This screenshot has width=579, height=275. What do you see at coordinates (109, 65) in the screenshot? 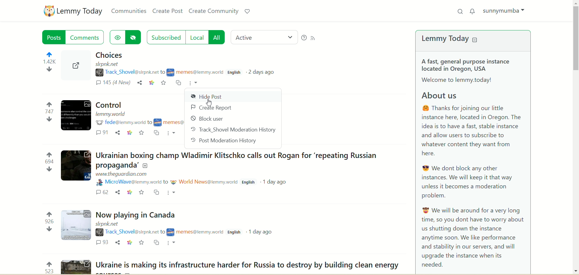
I see `URL` at bounding box center [109, 65].